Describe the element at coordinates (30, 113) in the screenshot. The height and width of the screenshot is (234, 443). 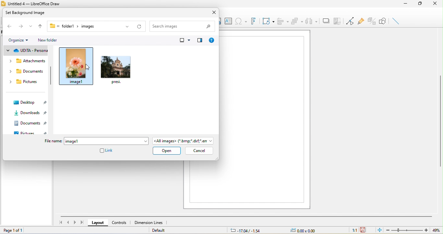
I see `downloads` at that location.